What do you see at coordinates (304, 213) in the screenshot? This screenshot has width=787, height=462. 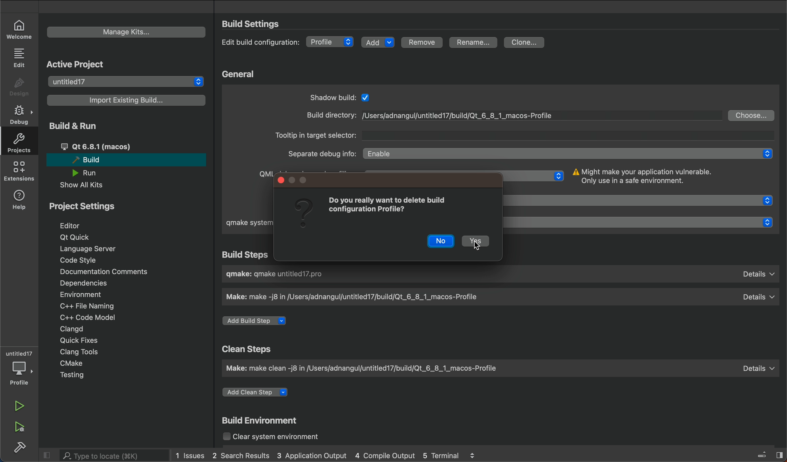 I see `question mark` at bounding box center [304, 213].